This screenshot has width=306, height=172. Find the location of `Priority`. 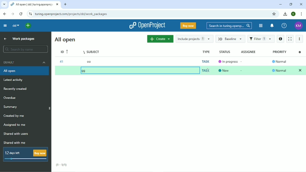

Priority is located at coordinates (280, 52).